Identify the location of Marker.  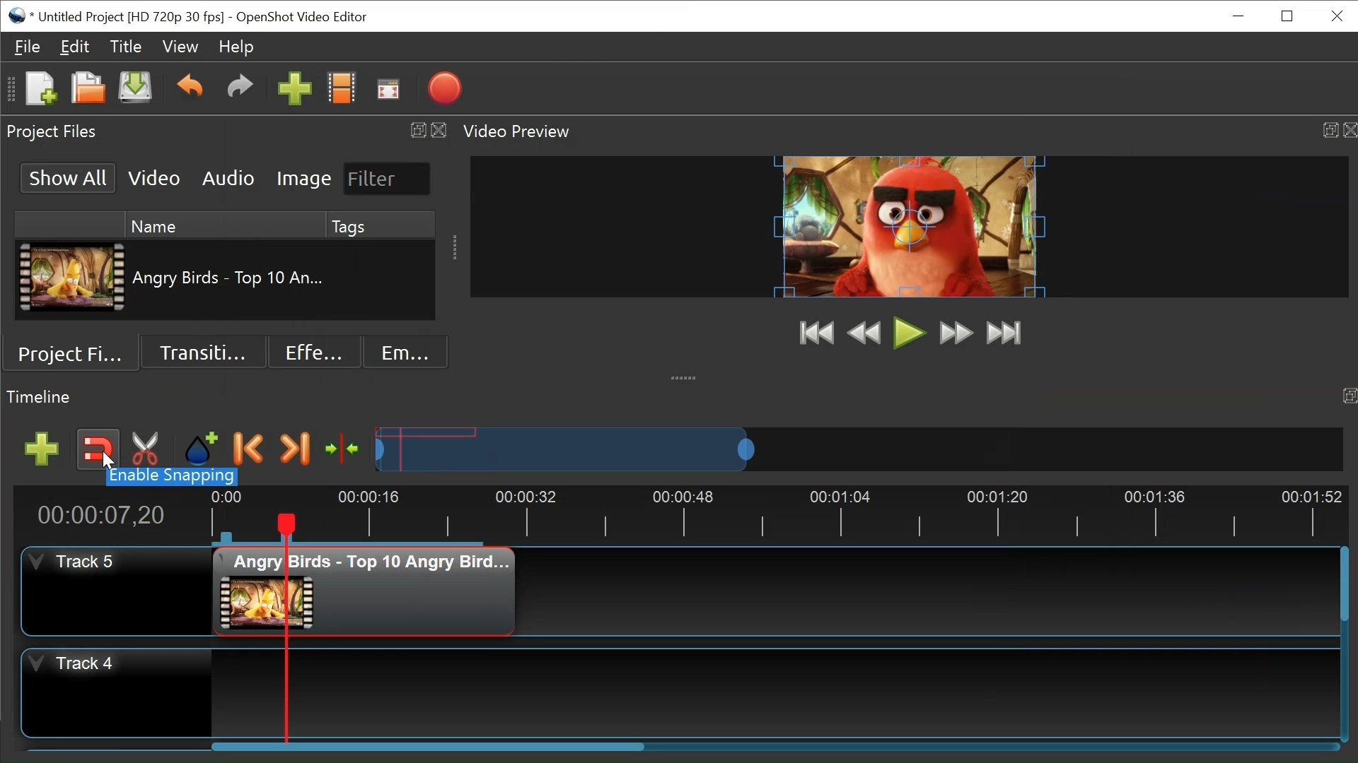
(201, 450).